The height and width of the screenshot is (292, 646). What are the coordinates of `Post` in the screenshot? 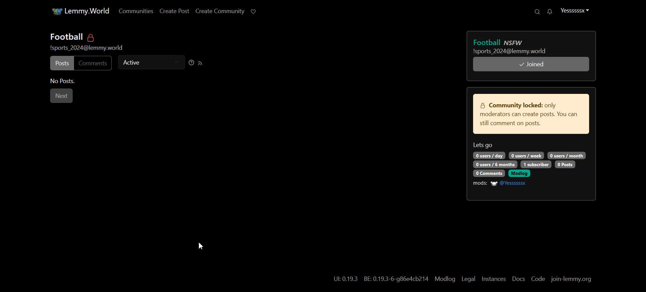 It's located at (61, 63).